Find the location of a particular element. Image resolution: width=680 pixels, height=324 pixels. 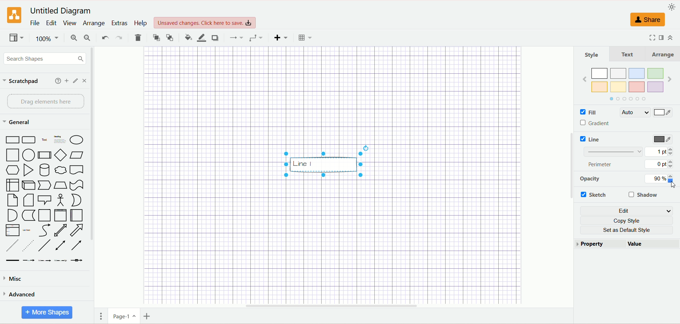

Unsaved changes. click here to save is located at coordinates (205, 23).